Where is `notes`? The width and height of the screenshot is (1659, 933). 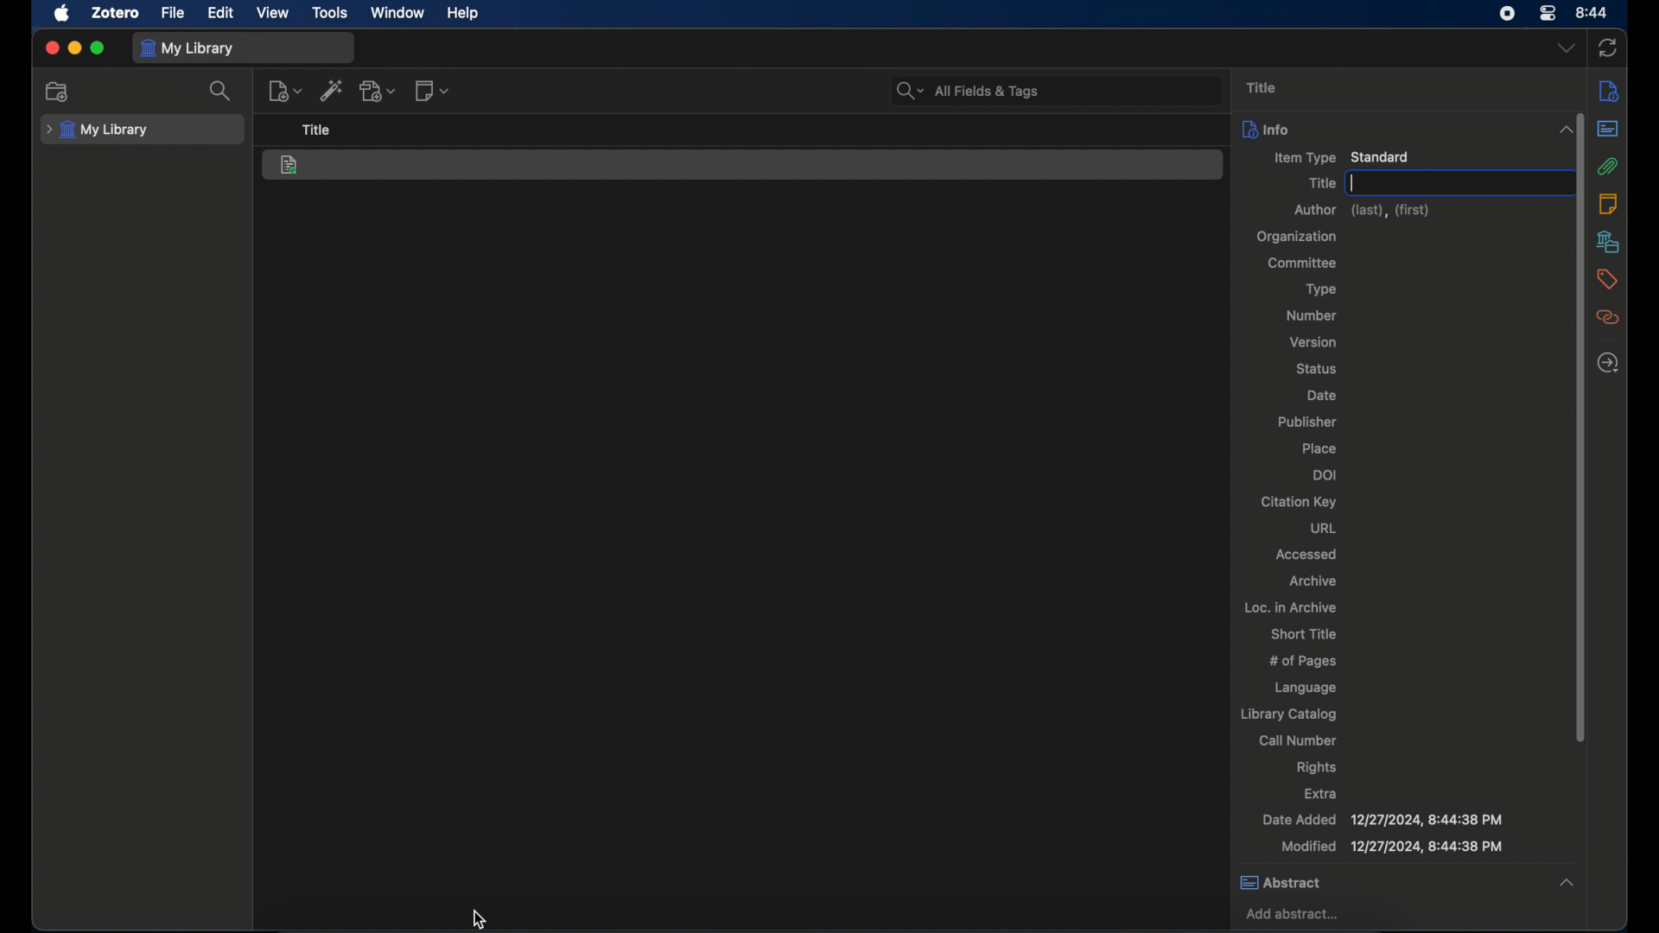
notes is located at coordinates (1605, 203).